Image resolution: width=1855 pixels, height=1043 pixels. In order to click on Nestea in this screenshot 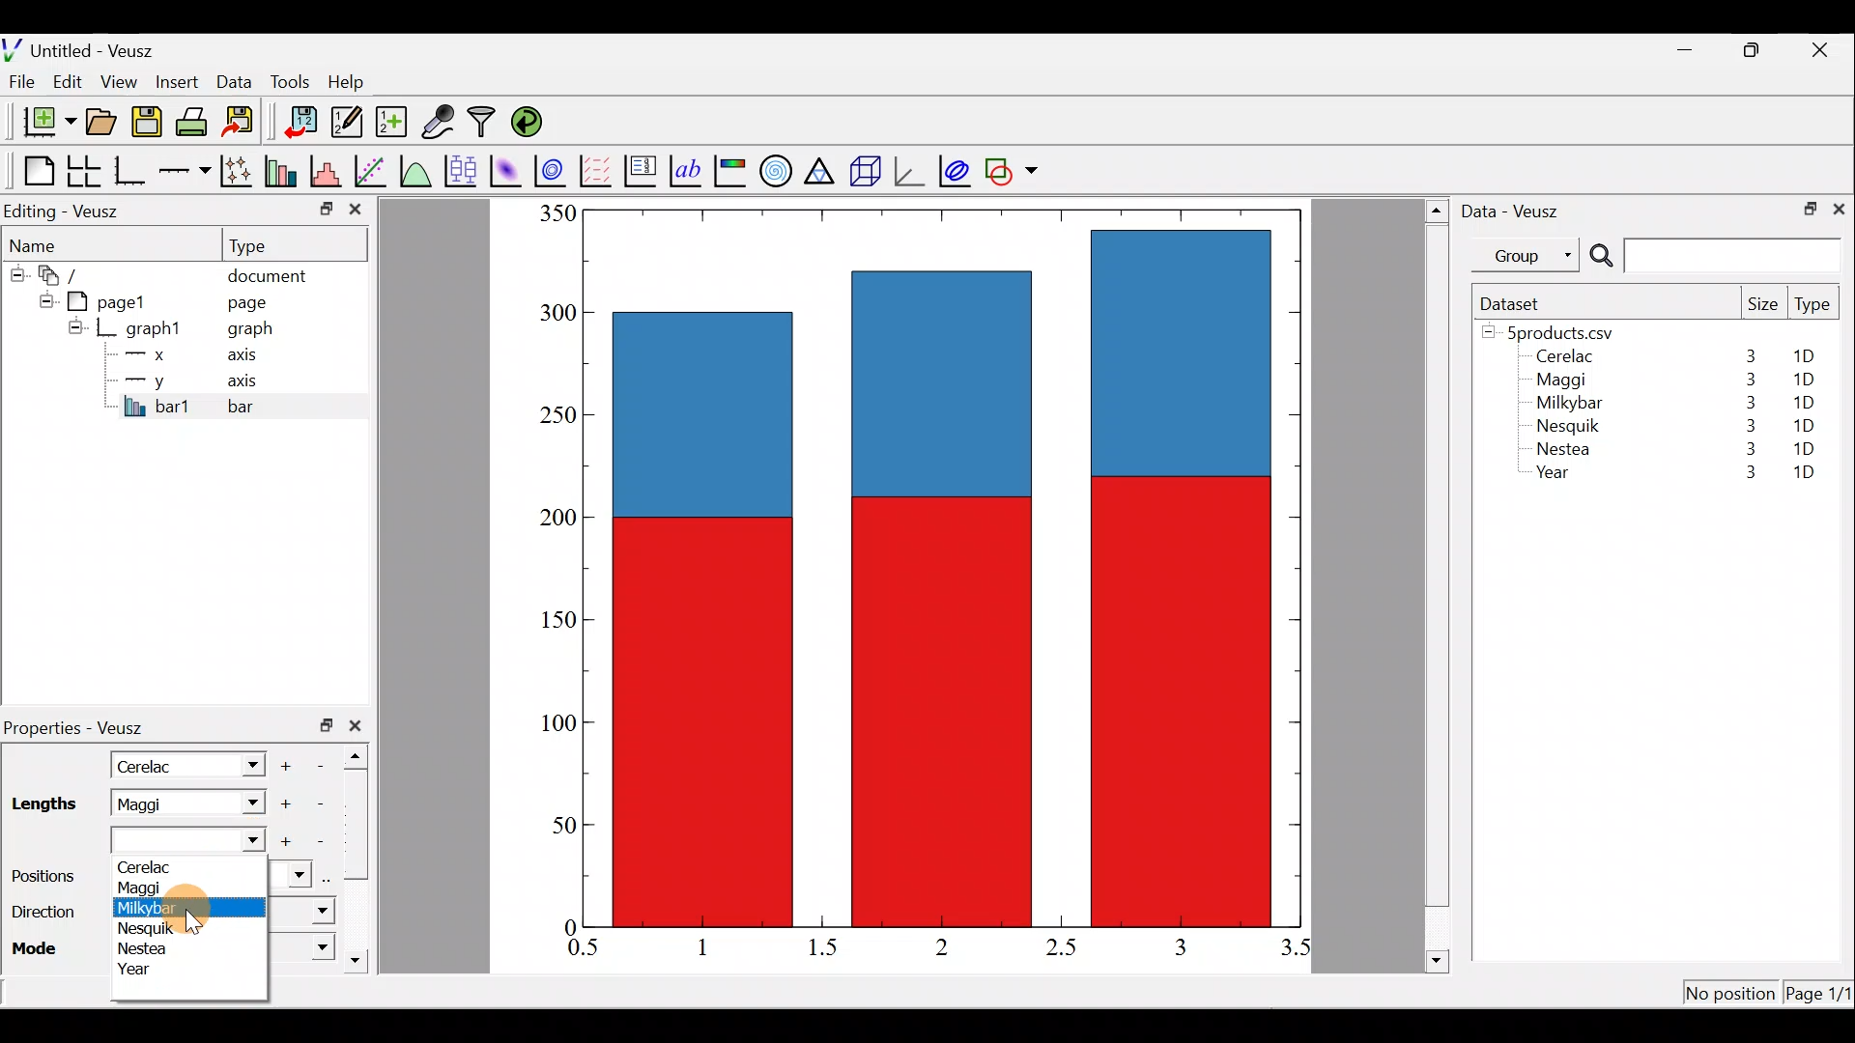, I will do `click(1564, 449)`.